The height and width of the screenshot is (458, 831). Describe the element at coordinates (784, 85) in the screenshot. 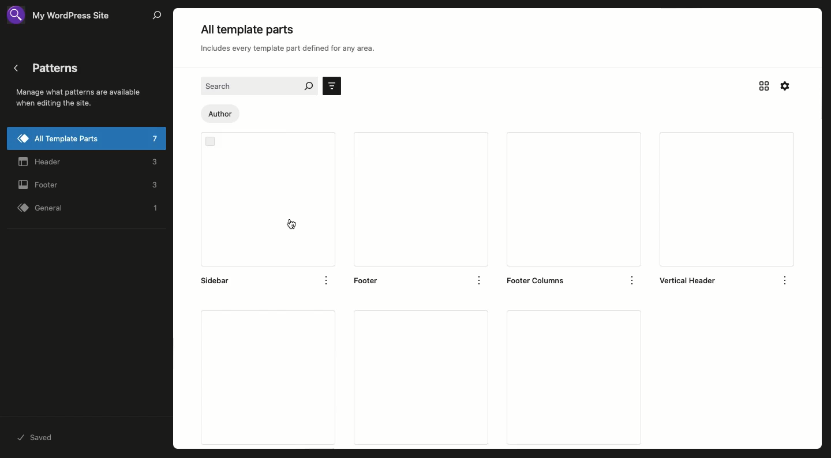

I see `Settings` at that location.